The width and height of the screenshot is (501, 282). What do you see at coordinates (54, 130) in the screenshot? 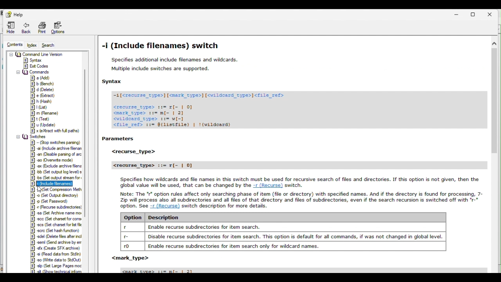
I see `extract` at bounding box center [54, 130].